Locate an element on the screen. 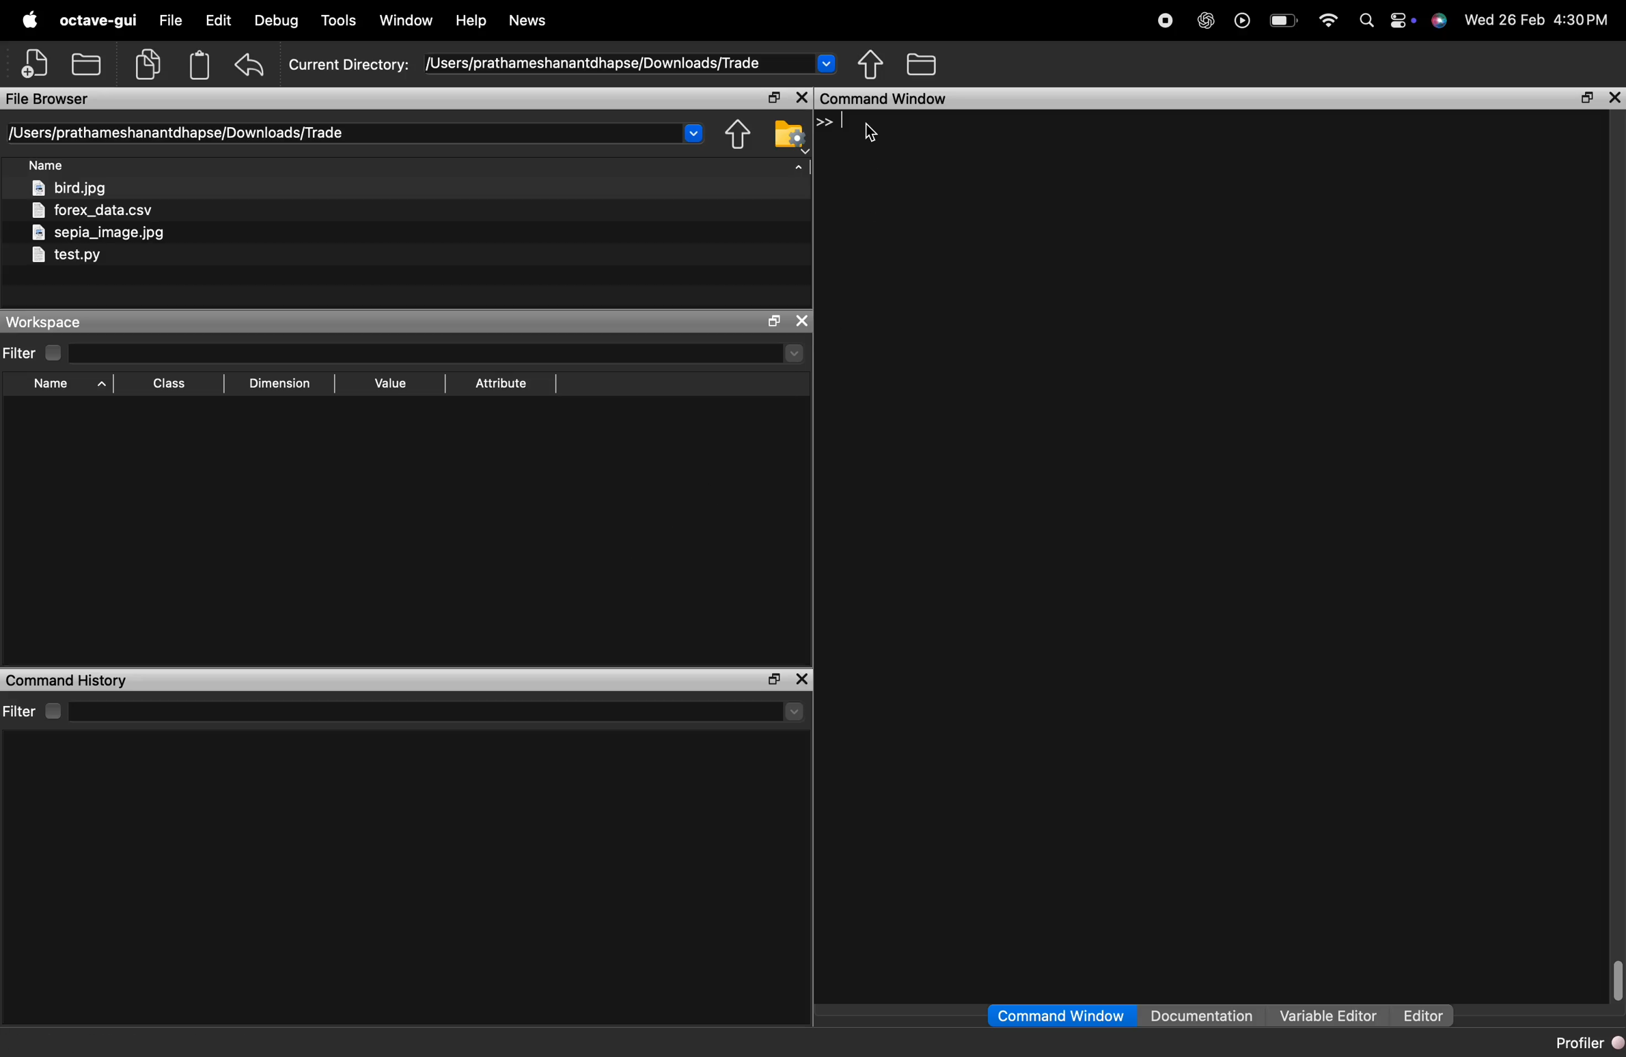  Name is located at coordinates (46, 164).